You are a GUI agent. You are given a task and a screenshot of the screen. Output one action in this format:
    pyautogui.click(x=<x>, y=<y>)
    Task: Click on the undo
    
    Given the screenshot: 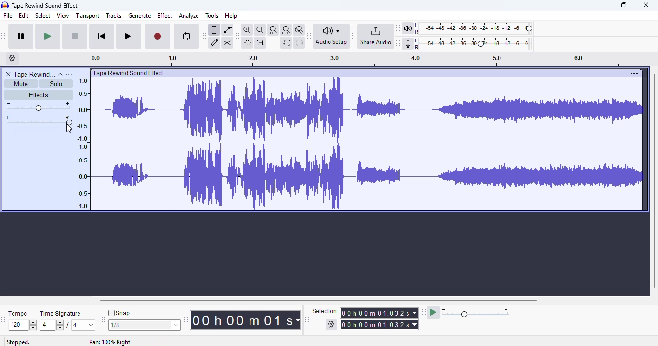 What is the action you would take?
    pyautogui.click(x=286, y=43)
    